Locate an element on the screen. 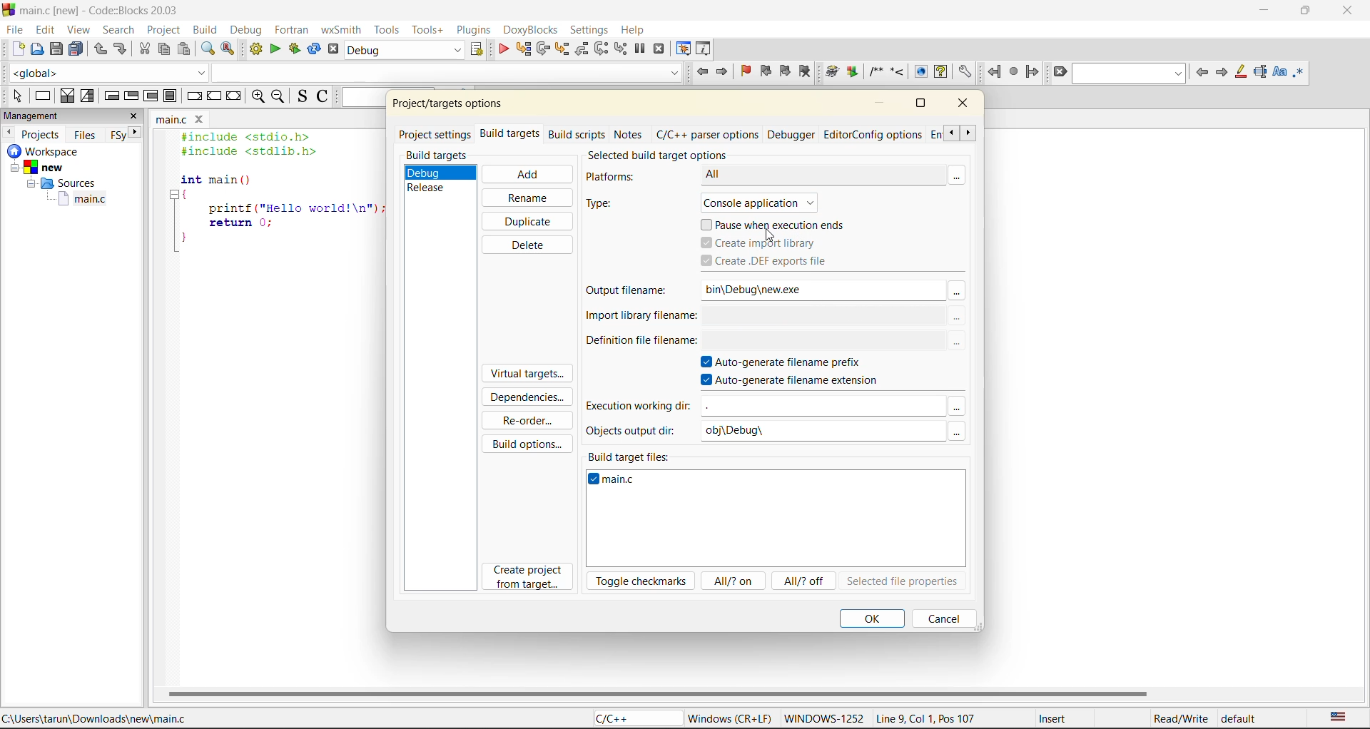 The width and height of the screenshot is (1370, 729). use regex is located at coordinates (1302, 71).